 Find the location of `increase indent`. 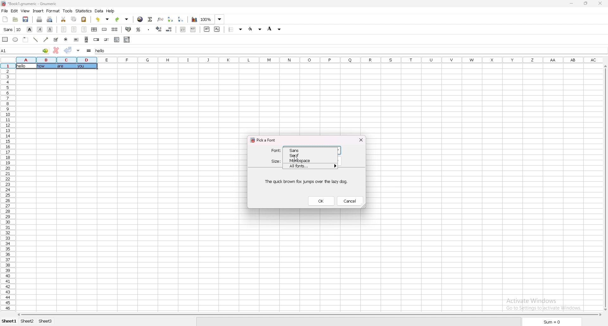

increase indent is located at coordinates (193, 30).